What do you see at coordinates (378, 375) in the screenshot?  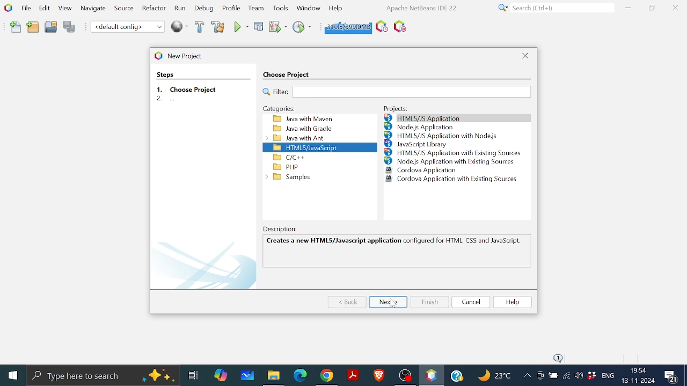 I see `Brave Browser` at bounding box center [378, 375].